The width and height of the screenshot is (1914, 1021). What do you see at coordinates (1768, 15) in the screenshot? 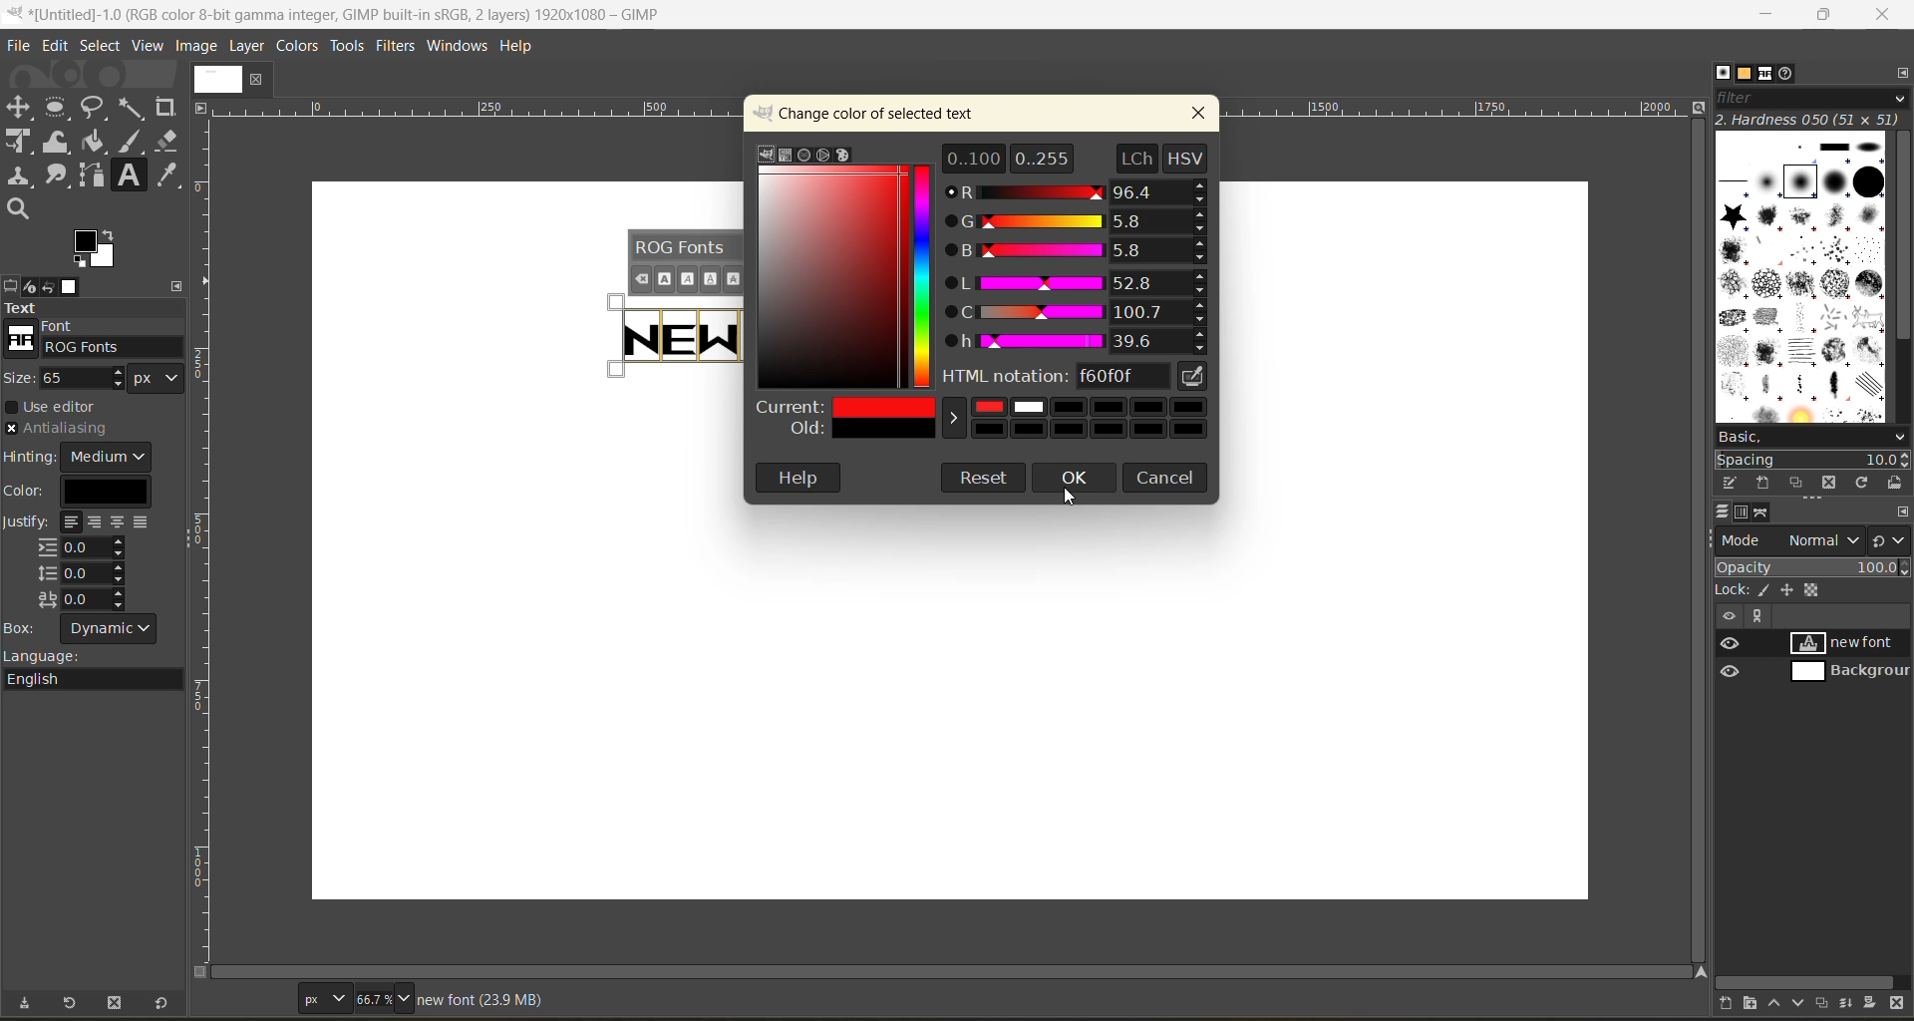
I see `minimize` at bounding box center [1768, 15].